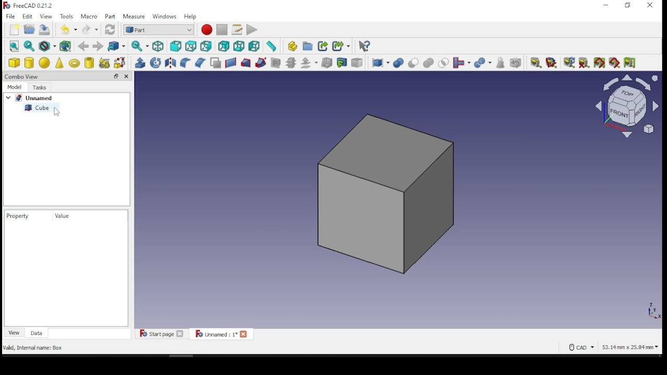 Image resolution: width=667 pixels, height=375 pixels. I want to click on torus, so click(75, 62).